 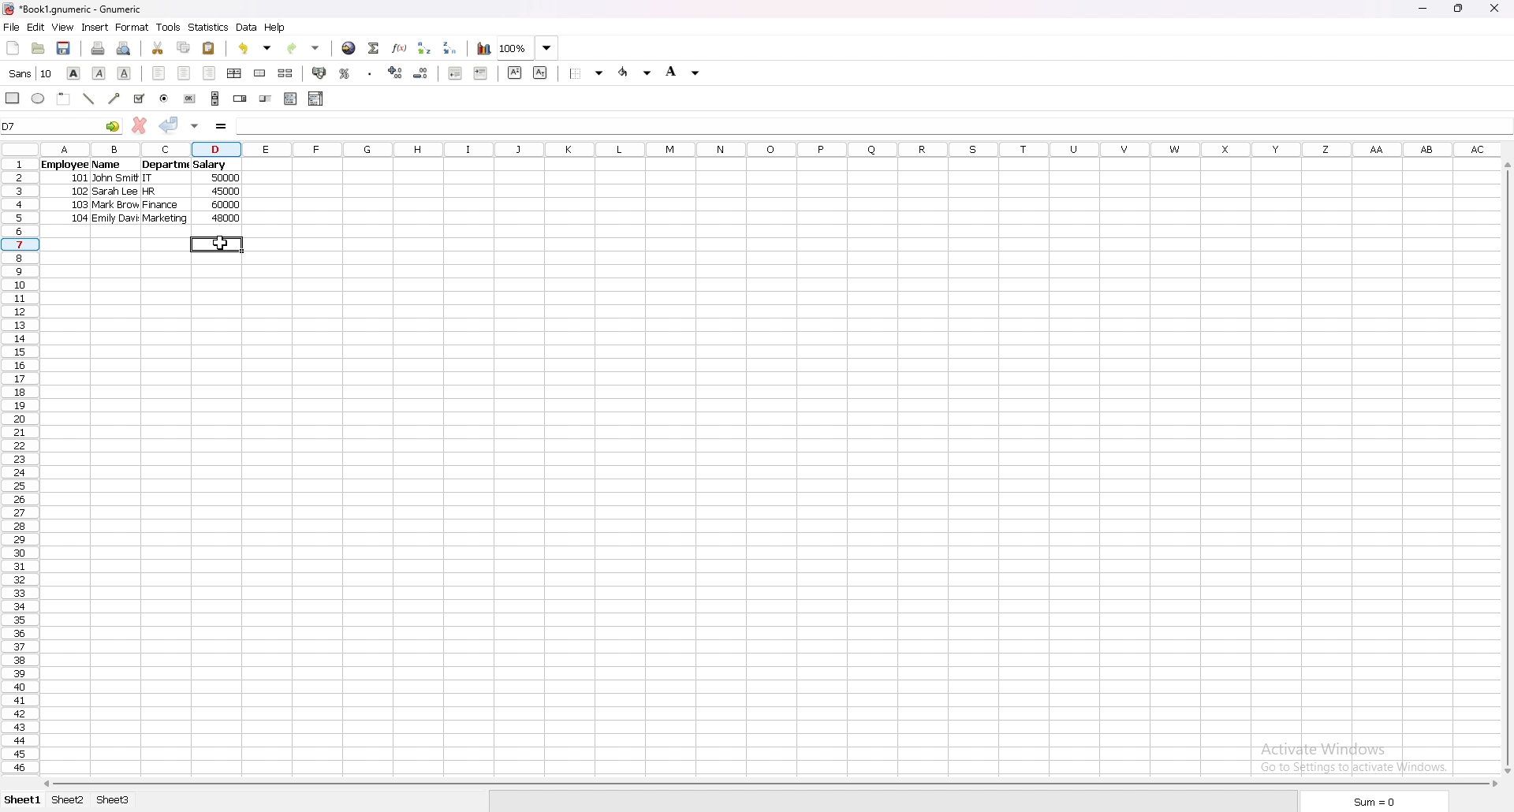 What do you see at coordinates (542, 73) in the screenshot?
I see `subscript` at bounding box center [542, 73].